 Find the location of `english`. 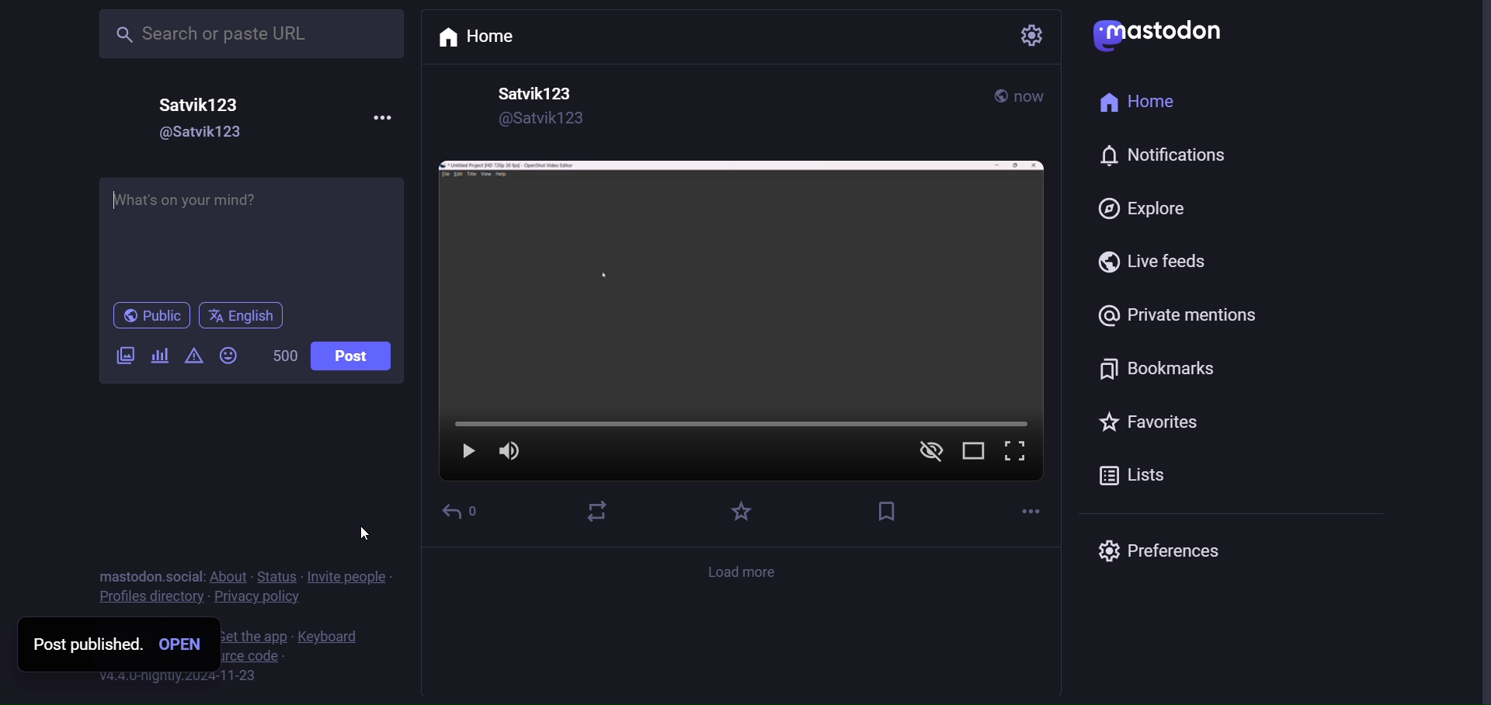

english is located at coordinates (248, 313).